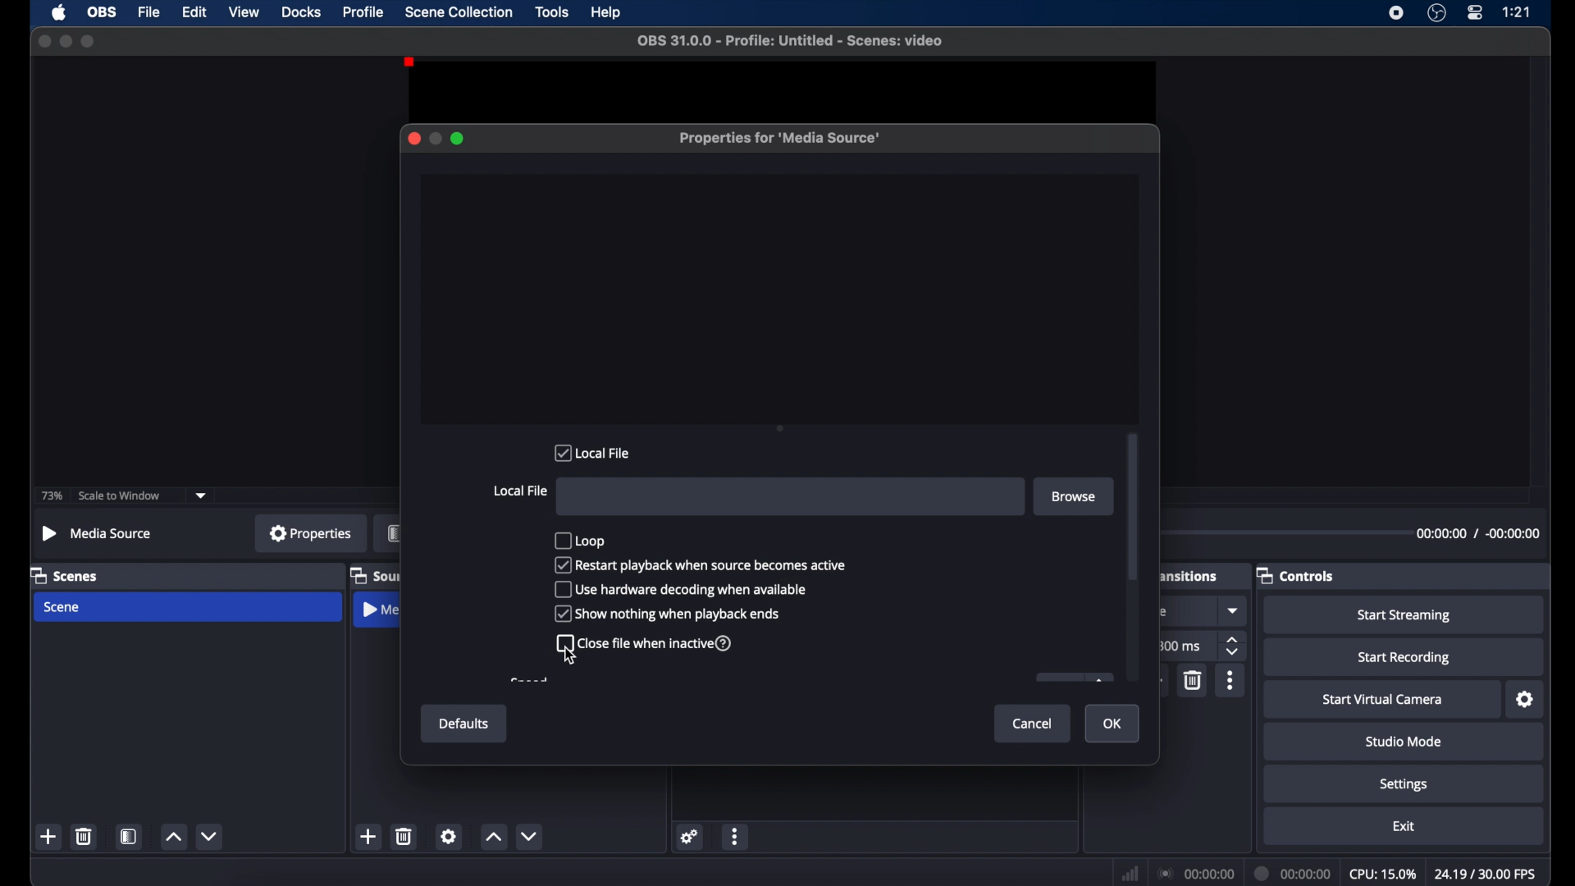 The image size is (1575, 886). I want to click on view, so click(246, 13).